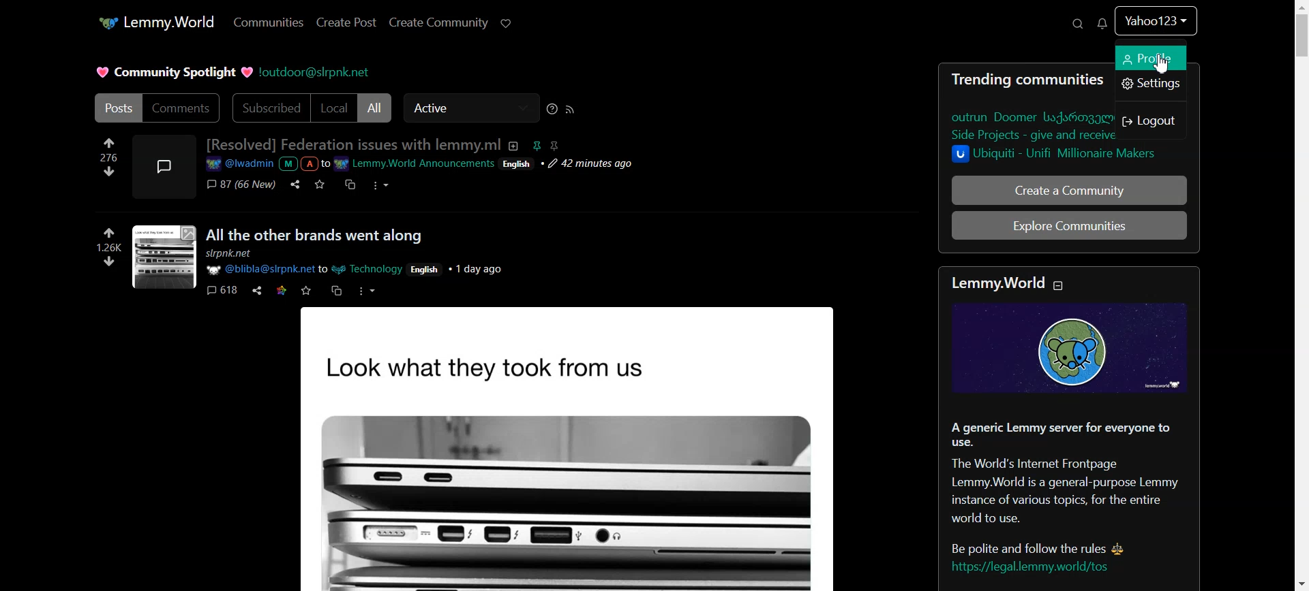  What do you see at coordinates (324, 269) in the screenshot?
I see `to` at bounding box center [324, 269].